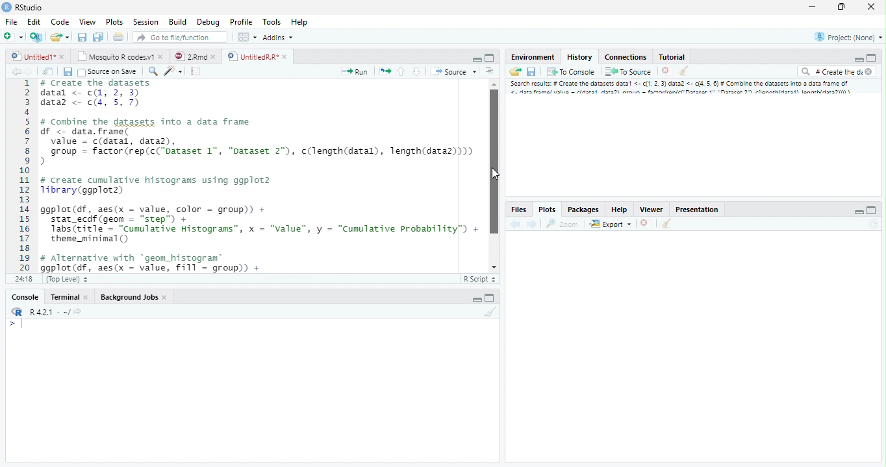 The height and width of the screenshot is (467, 886). What do you see at coordinates (70, 296) in the screenshot?
I see `Terminal` at bounding box center [70, 296].